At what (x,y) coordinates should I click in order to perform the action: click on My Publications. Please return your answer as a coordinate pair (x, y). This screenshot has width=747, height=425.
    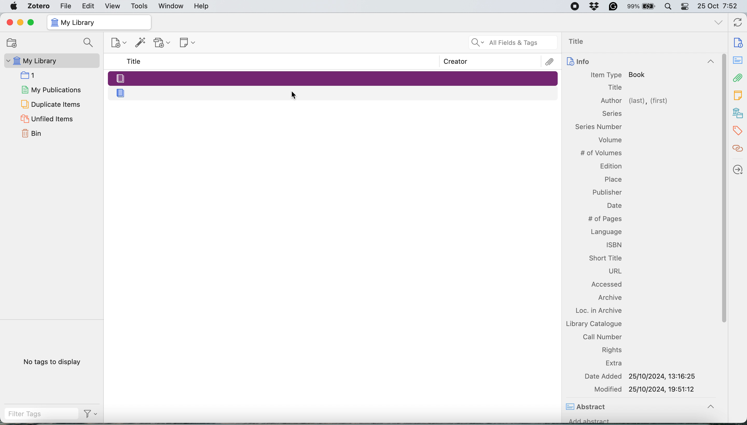
    Looking at the image, I should click on (51, 89).